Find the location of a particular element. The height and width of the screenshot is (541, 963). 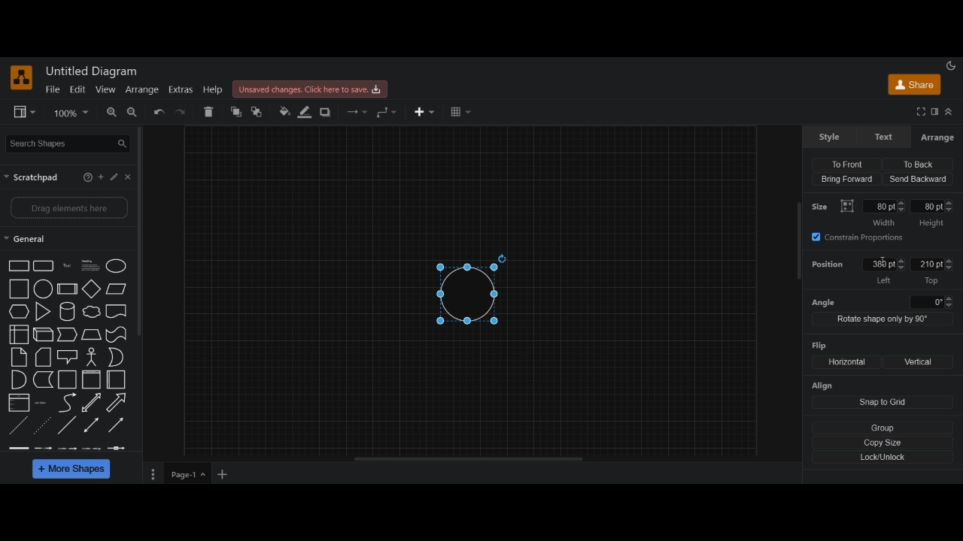

free shape is located at coordinates (92, 313).